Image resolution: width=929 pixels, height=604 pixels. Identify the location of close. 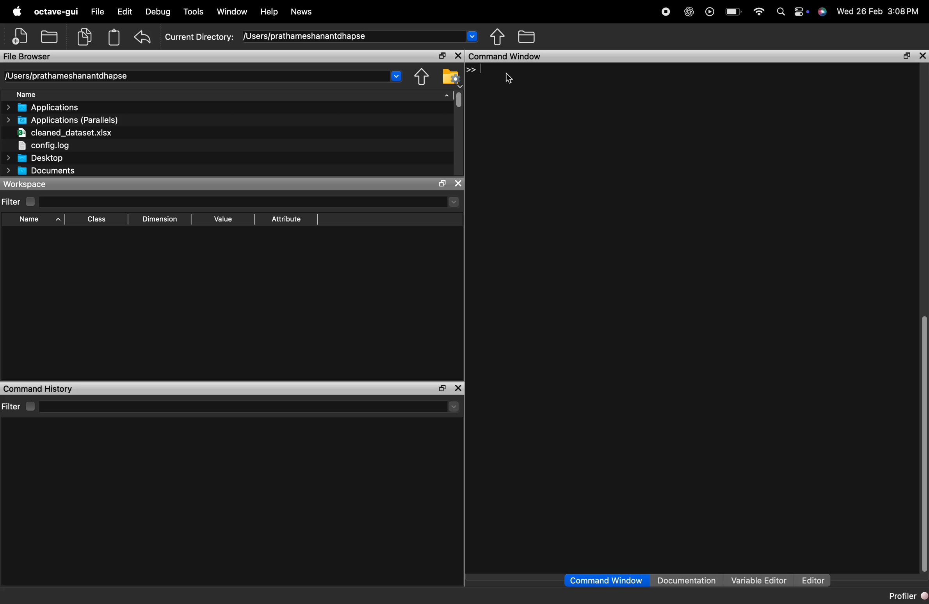
(457, 57).